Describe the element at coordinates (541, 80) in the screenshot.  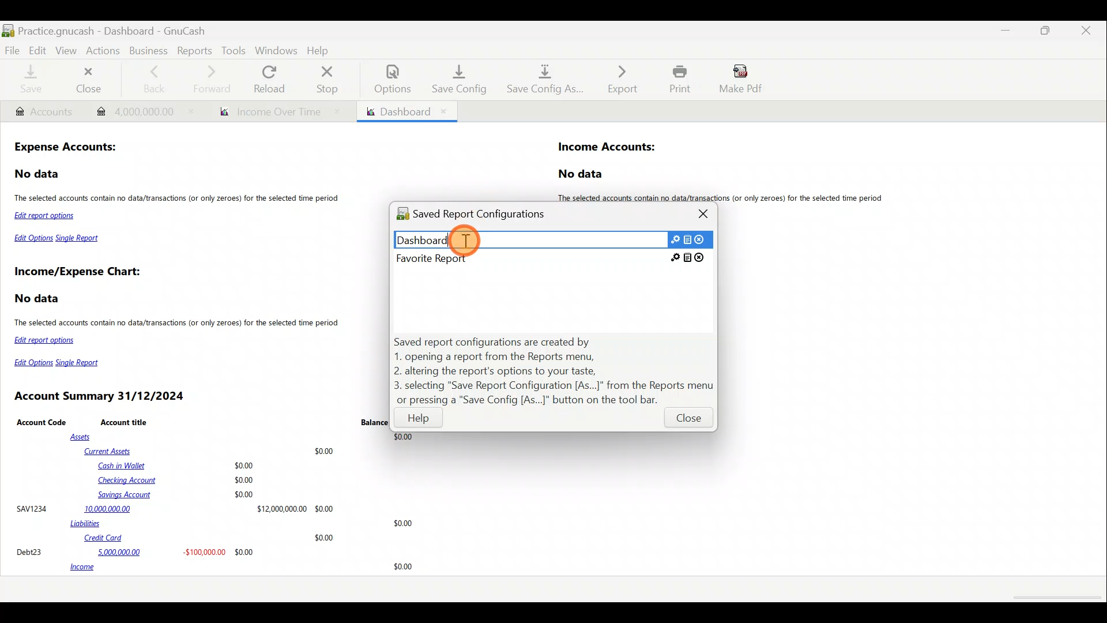
I see `Save config as` at that location.